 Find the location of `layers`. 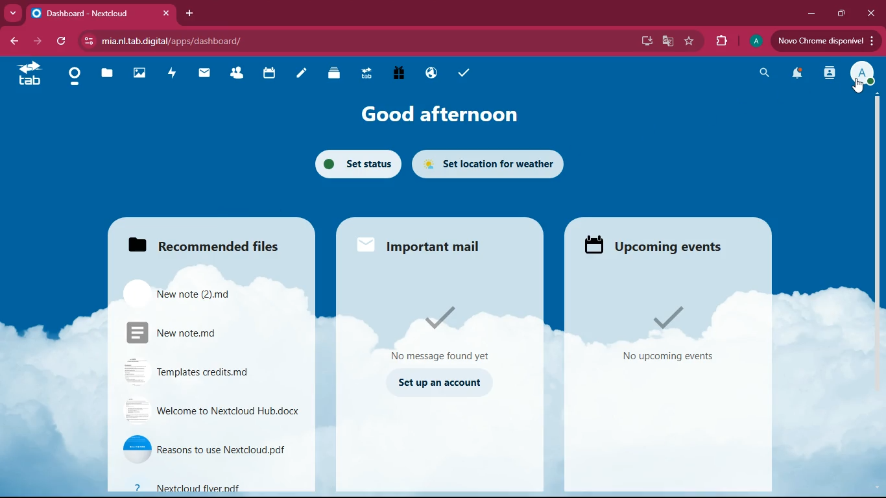

layers is located at coordinates (338, 74).